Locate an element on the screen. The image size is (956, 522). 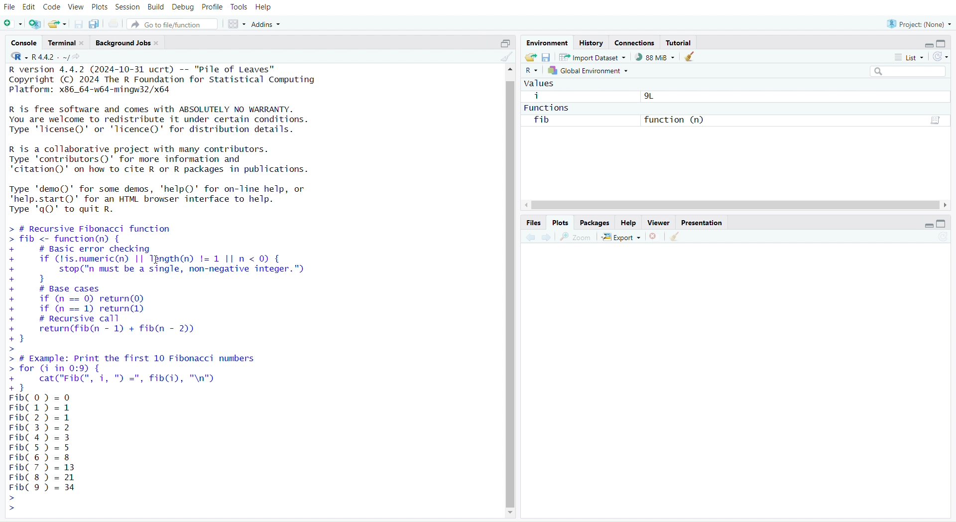
profile is located at coordinates (213, 8).